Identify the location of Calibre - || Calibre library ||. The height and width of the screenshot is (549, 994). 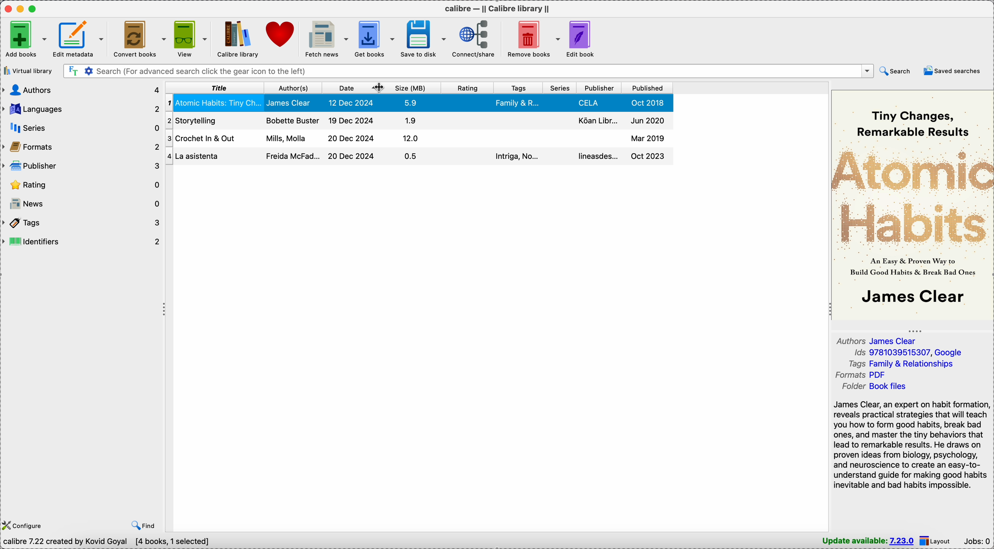
(497, 8).